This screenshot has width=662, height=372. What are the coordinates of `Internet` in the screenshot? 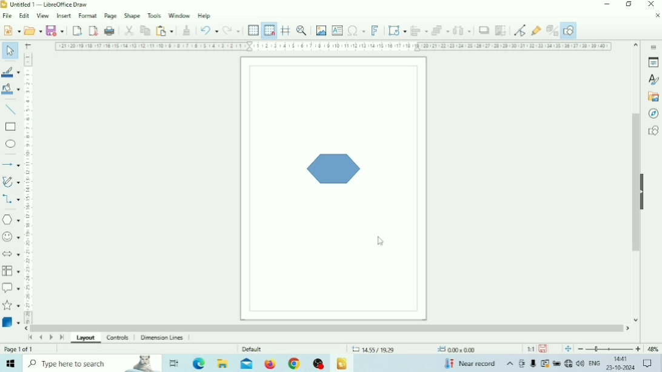 It's located at (568, 364).